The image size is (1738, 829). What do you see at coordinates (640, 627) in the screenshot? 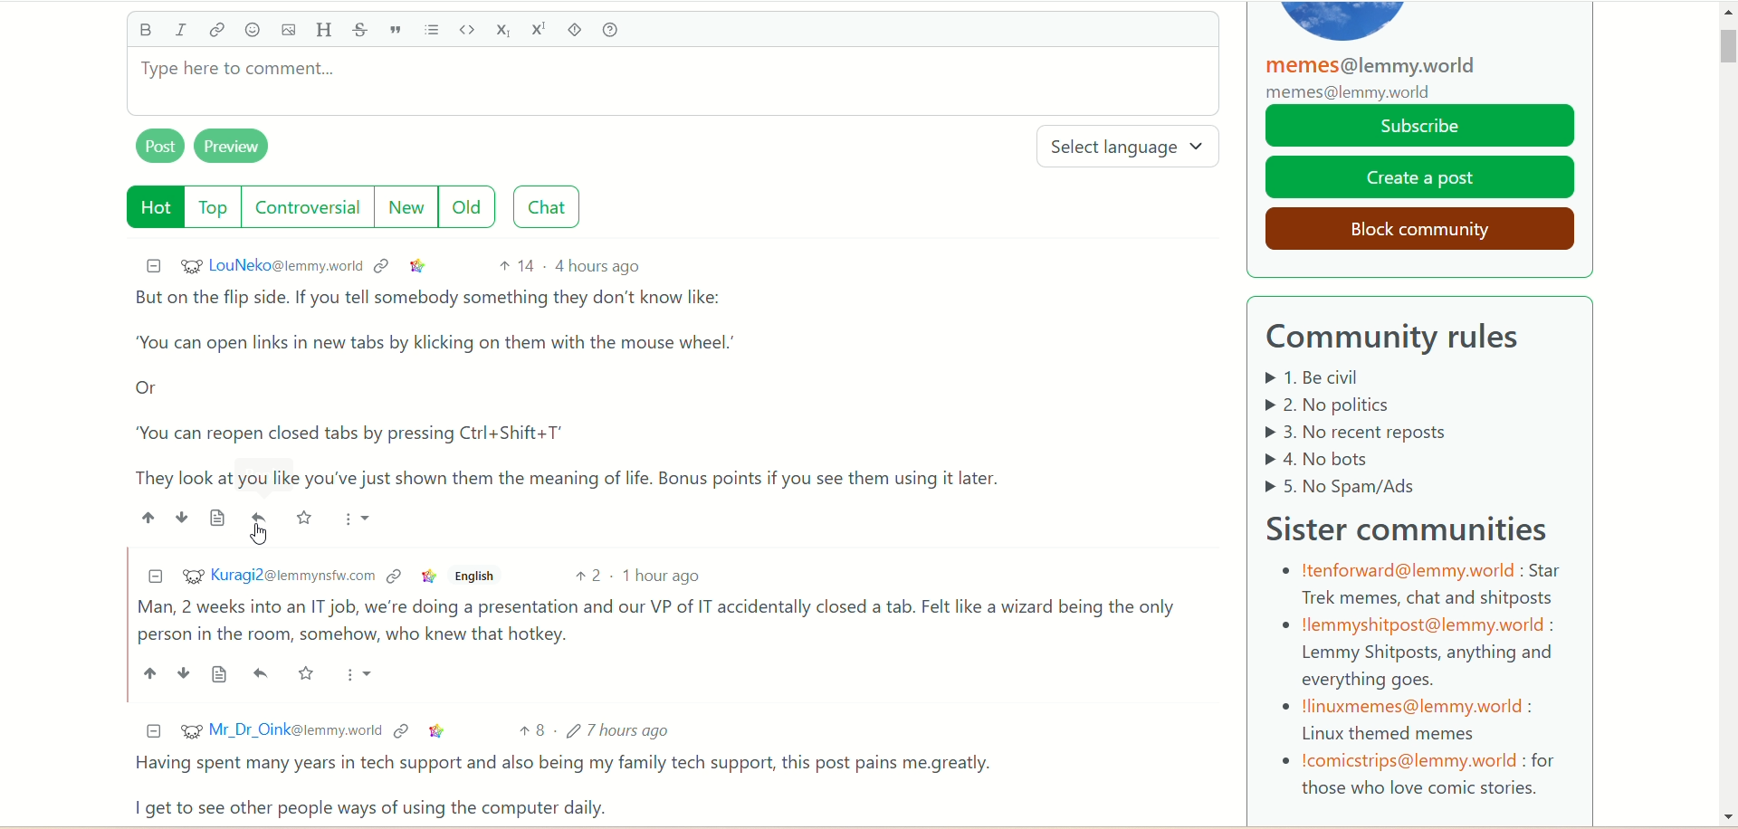
I see `comment of Kuragi2` at bounding box center [640, 627].